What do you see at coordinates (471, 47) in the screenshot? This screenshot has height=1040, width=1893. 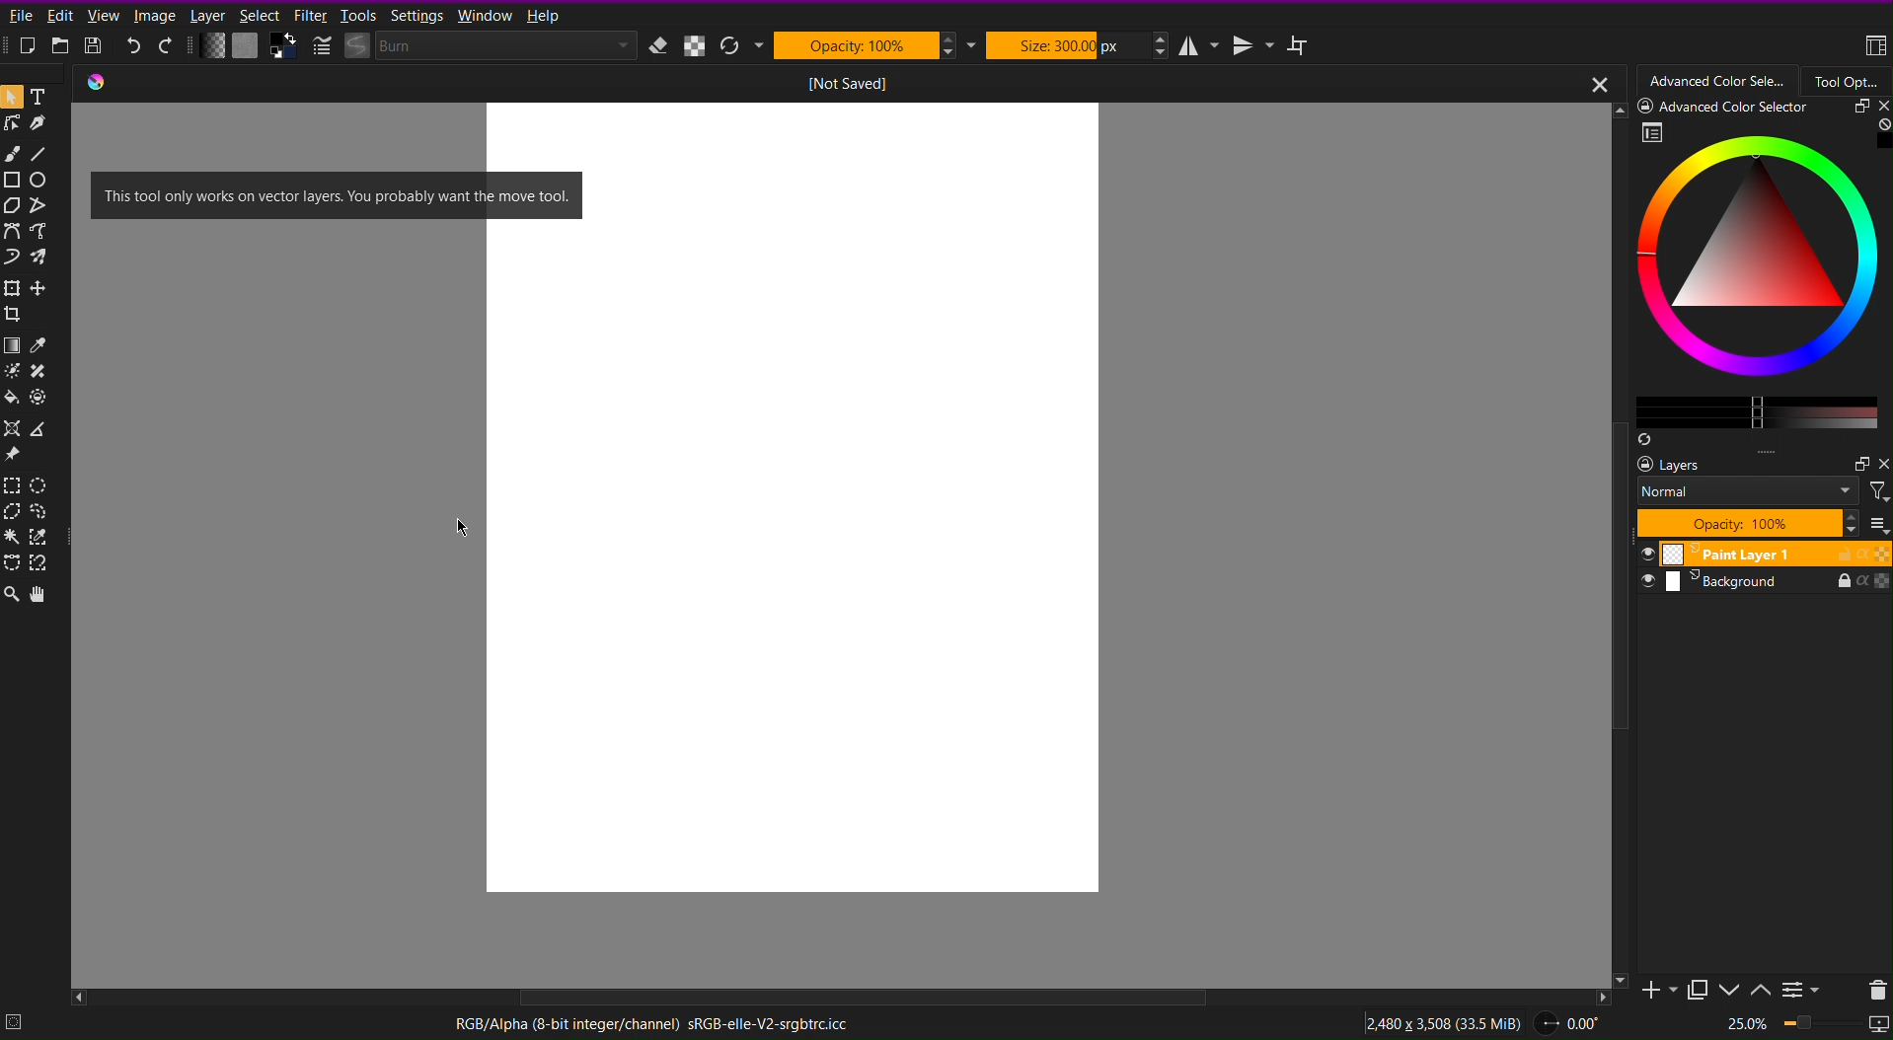 I see `Brush Settings` at bounding box center [471, 47].